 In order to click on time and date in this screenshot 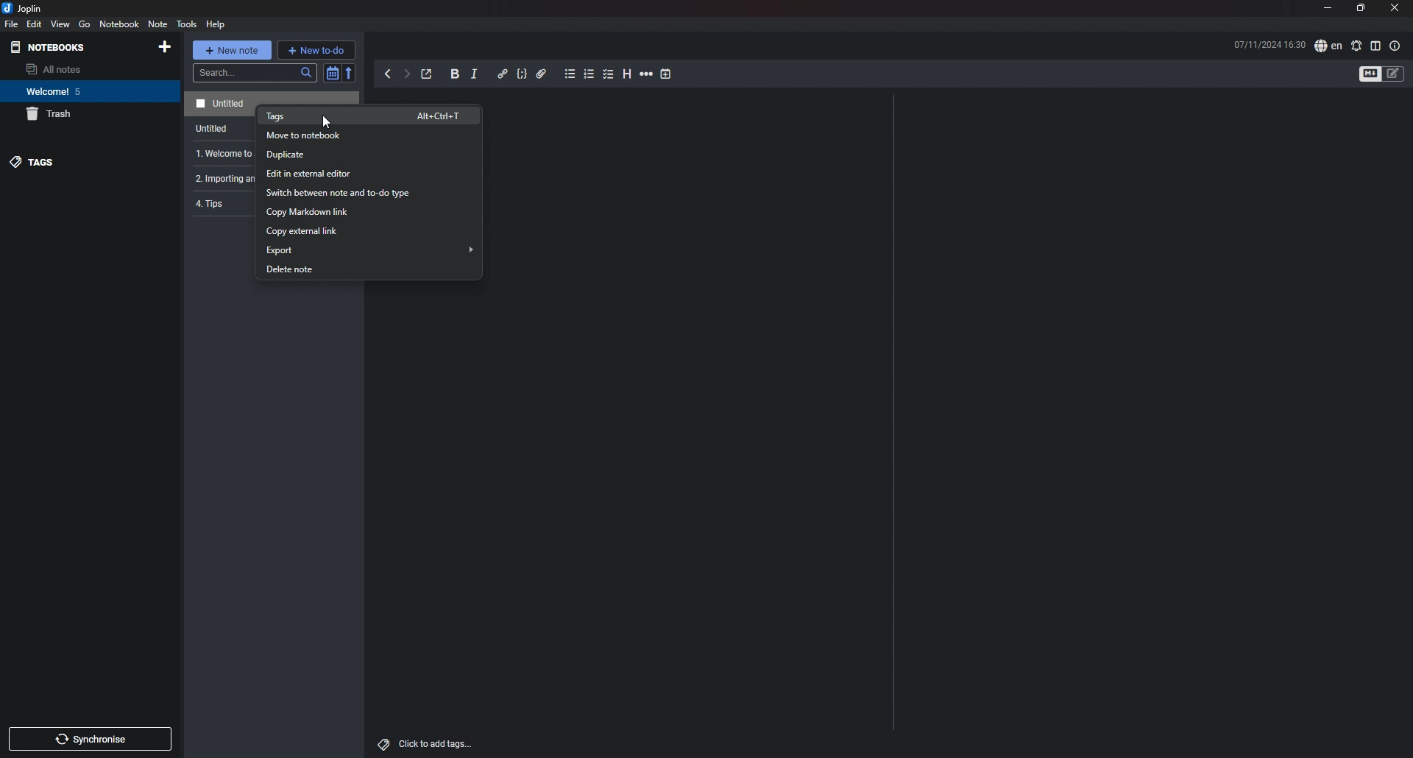, I will do `click(1269, 44)`.